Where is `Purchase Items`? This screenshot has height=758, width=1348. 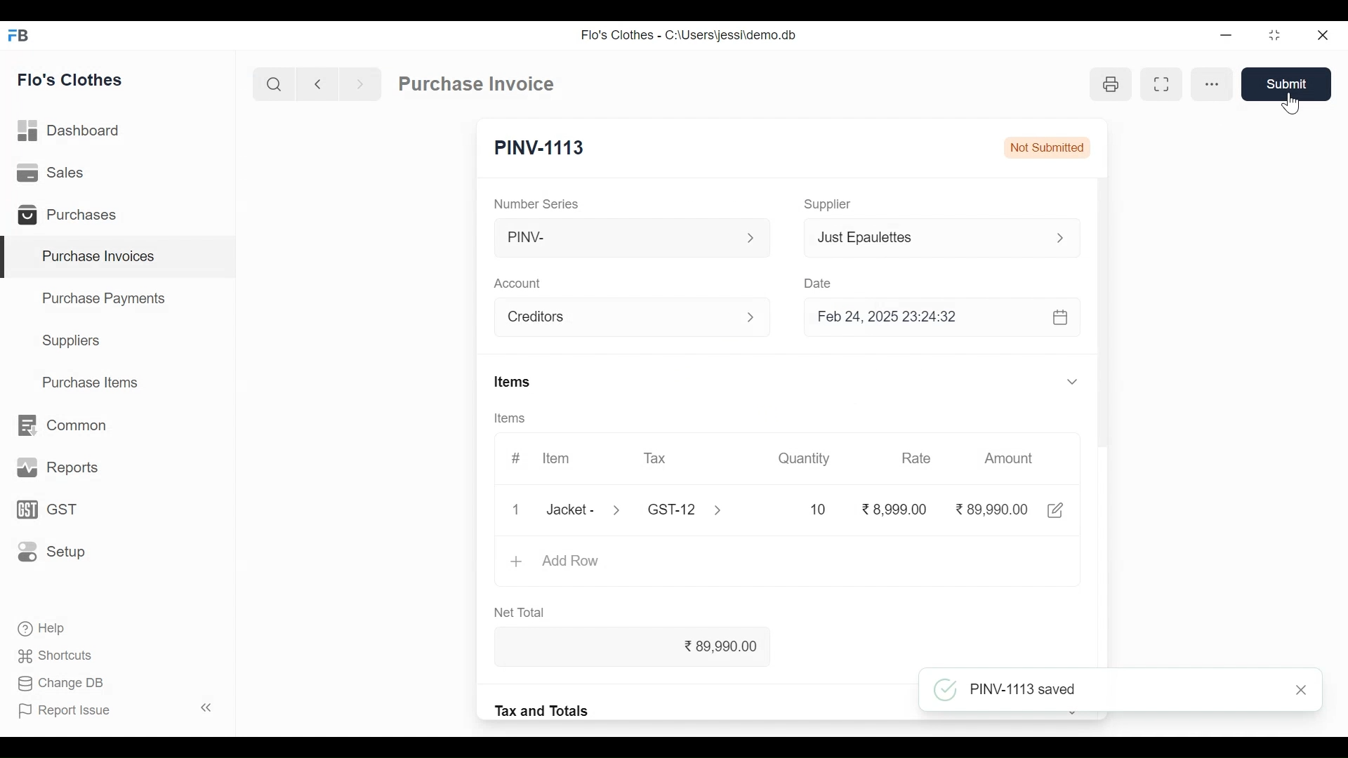 Purchase Items is located at coordinates (93, 382).